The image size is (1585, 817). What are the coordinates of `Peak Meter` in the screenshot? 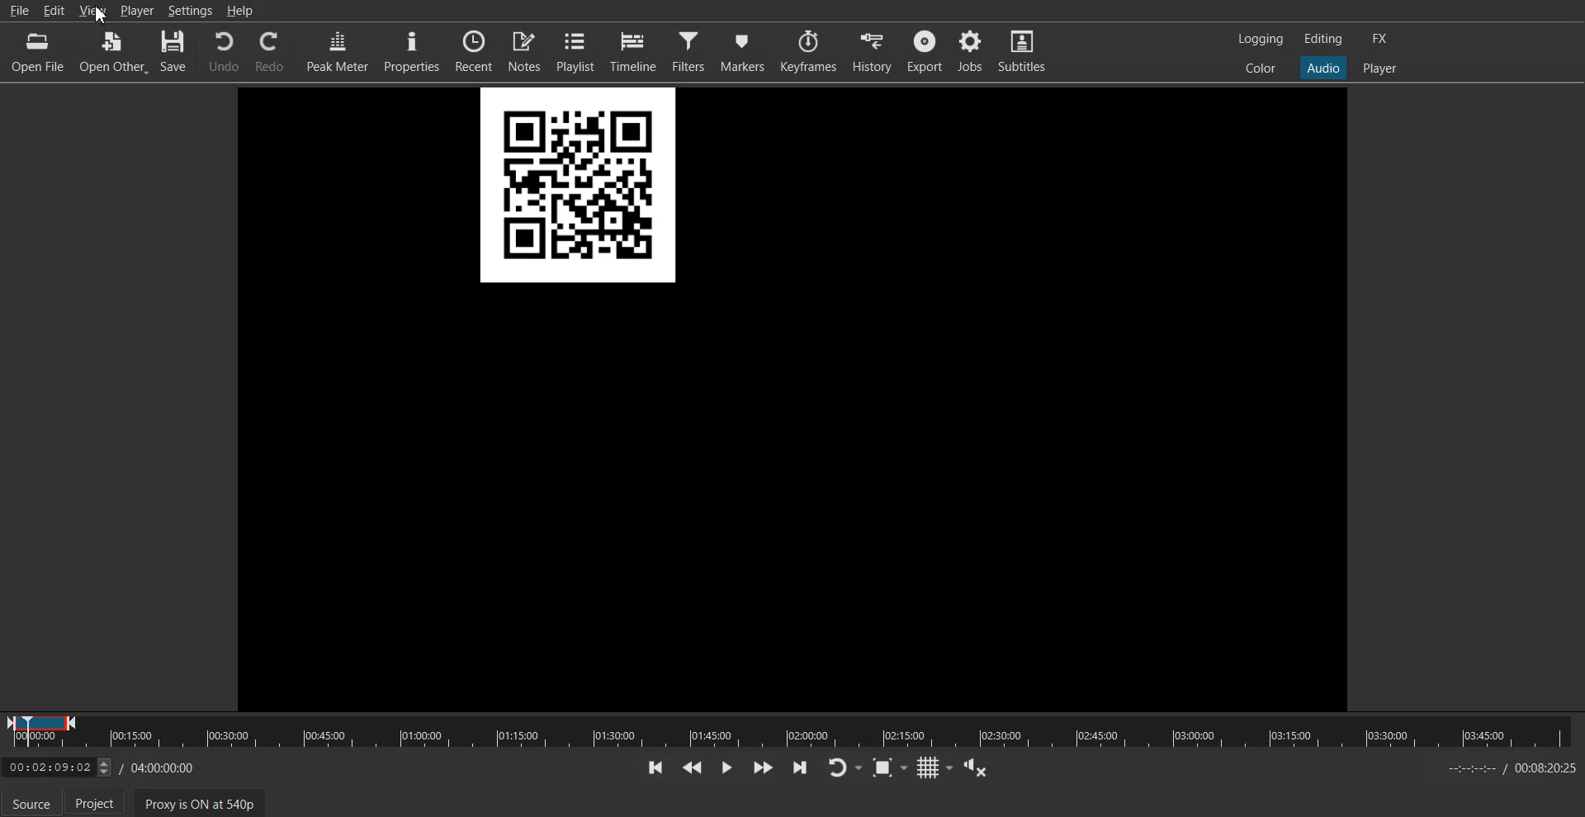 It's located at (336, 52).